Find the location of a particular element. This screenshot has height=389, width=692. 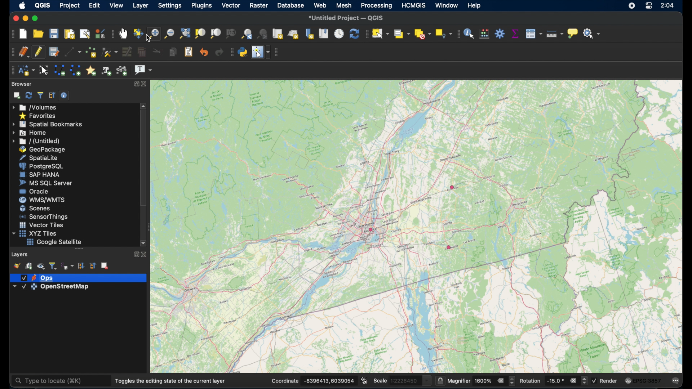

collapse all is located at coordinates (52, 95).